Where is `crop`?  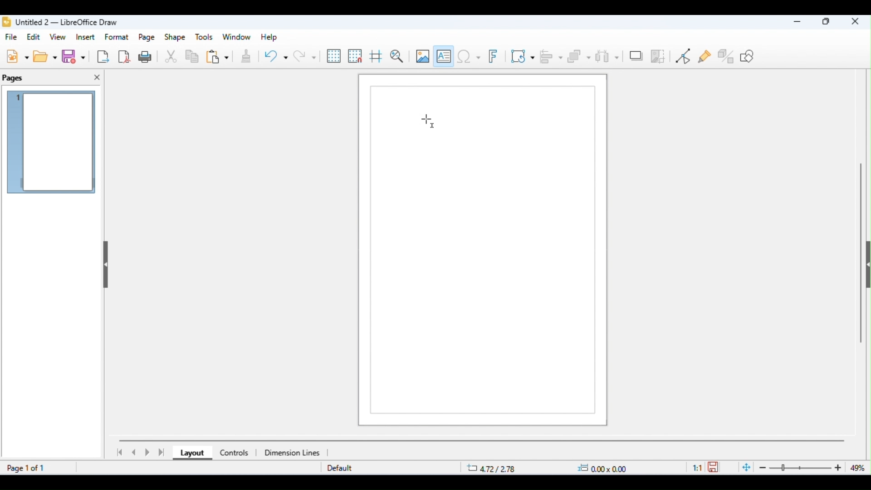
crop is located at coordinates (658, 56).